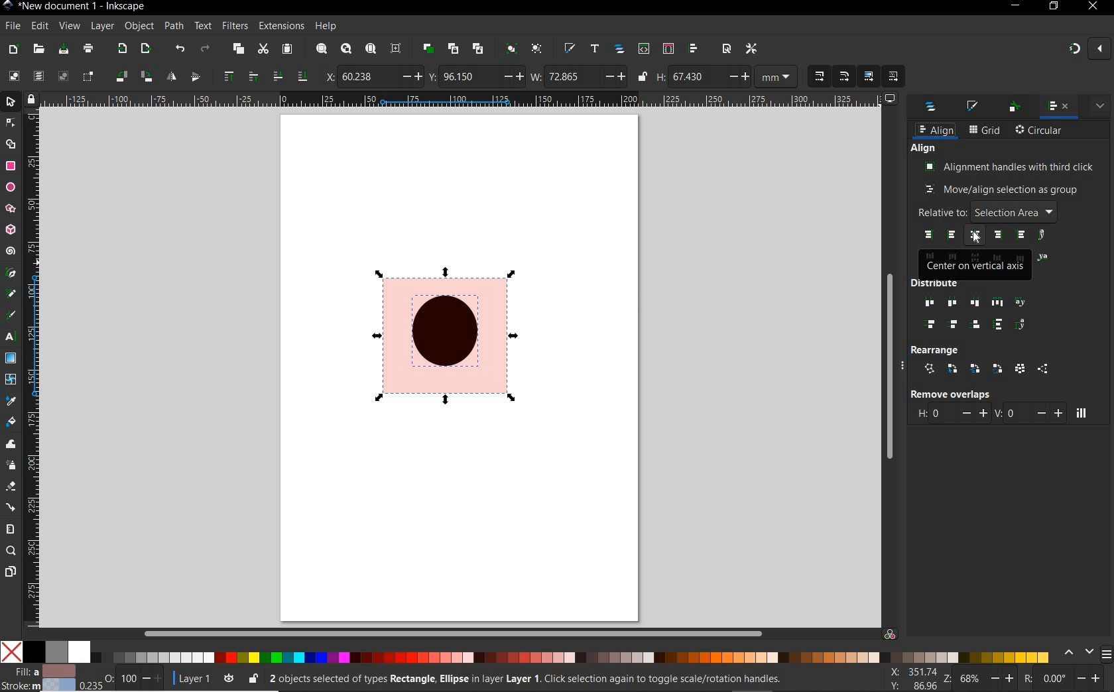  Describe the element at coordinates (371, 48) in the screenshot. I see `zoom page` at that location.